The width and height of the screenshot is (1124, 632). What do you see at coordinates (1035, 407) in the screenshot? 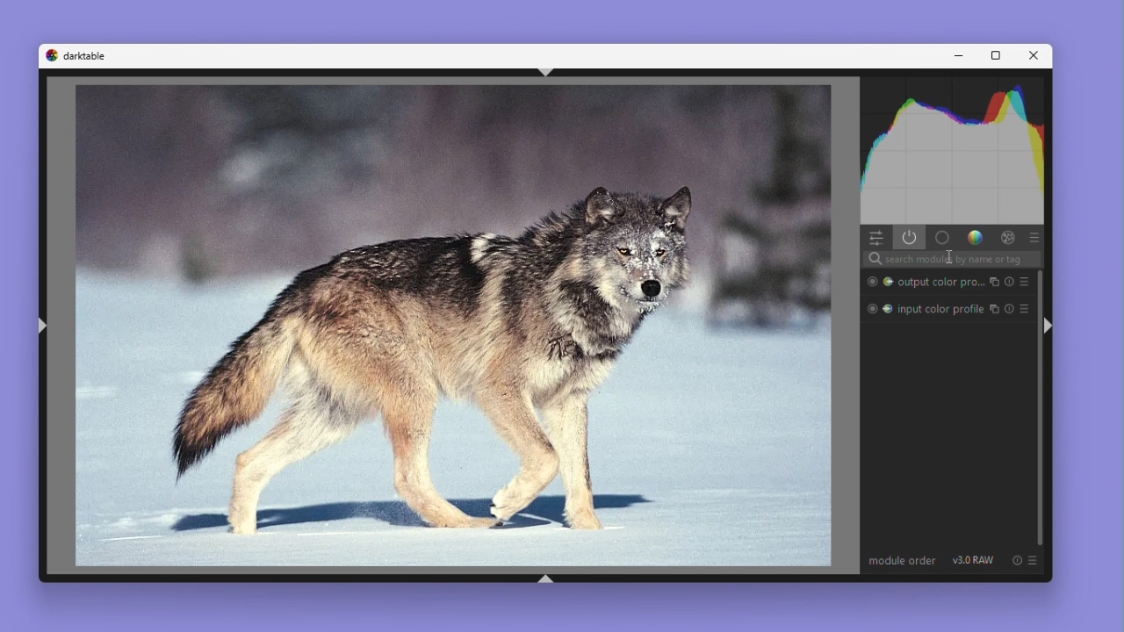
I see `Vertical scroll bar` at bounding box center [1035, 407].